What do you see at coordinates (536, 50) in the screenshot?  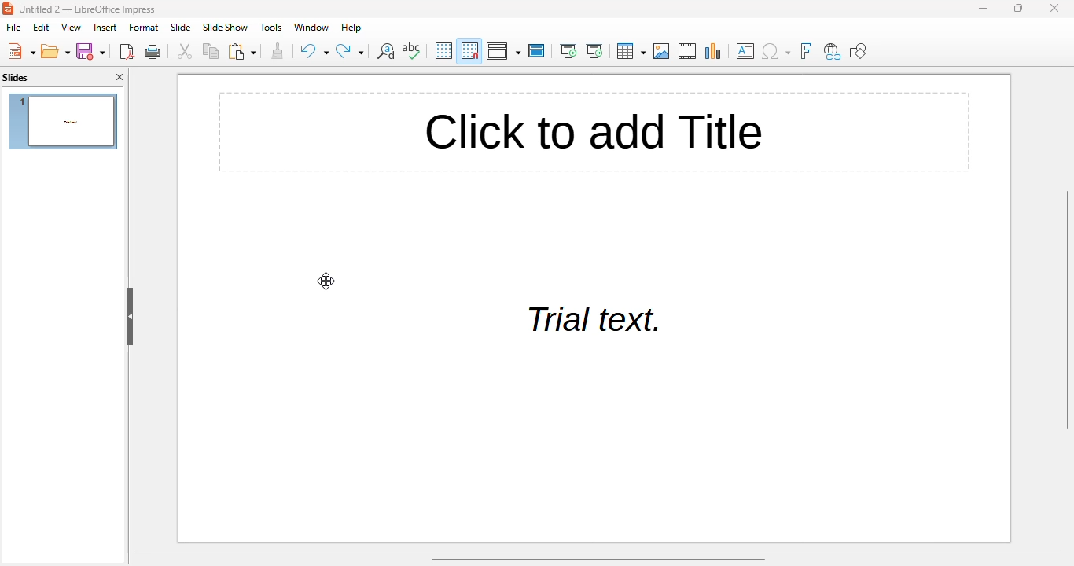 I see `master slide` at bounding box center [536, 50].